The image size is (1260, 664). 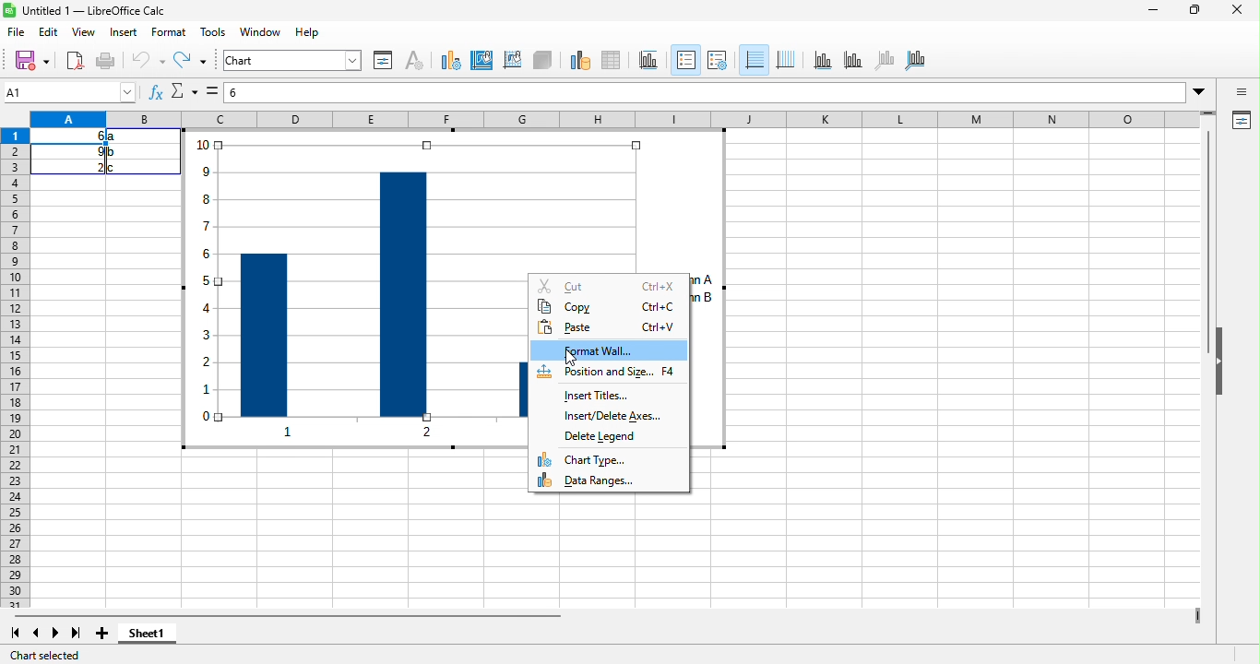 I want to click on select function, so click(x=183, y=91).